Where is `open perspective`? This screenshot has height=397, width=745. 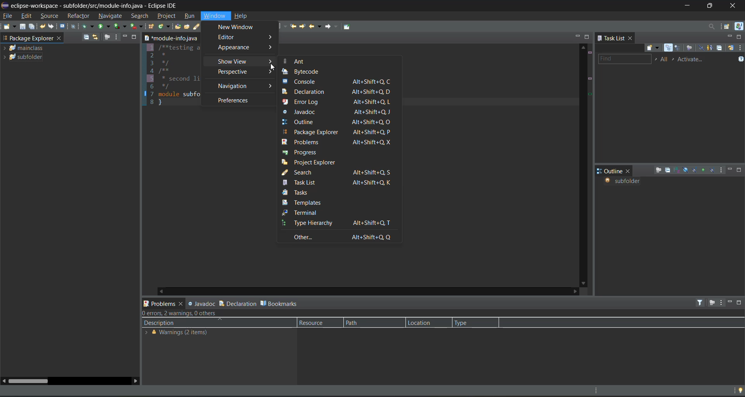
open perspective is located at coordinates (728, 27).